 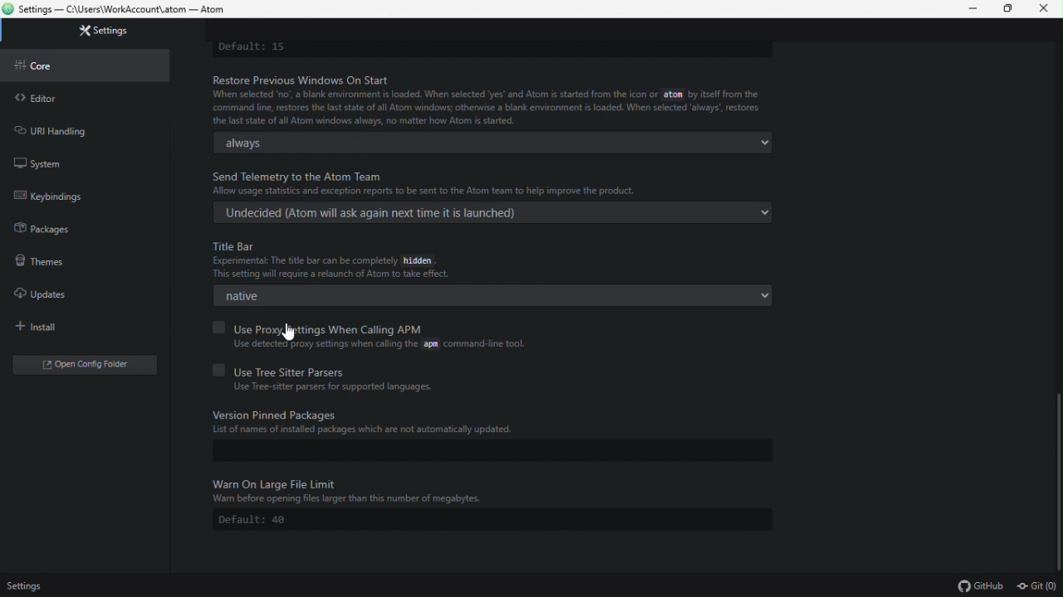 I want to click on Use ProxyJlettings When Calling APM, so click(x=320, y=328).